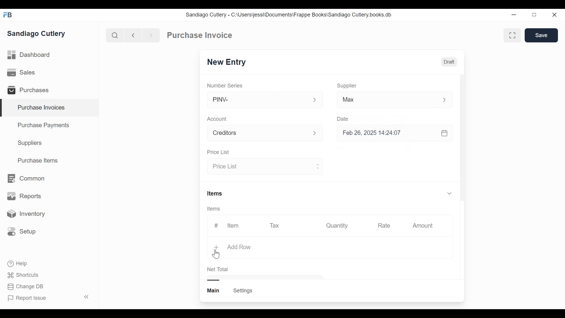 The image size is (565, 318). What do you see at coordinates (317, 166) in the screenshot?
I see `Expand` at bounding box center [317, 166].